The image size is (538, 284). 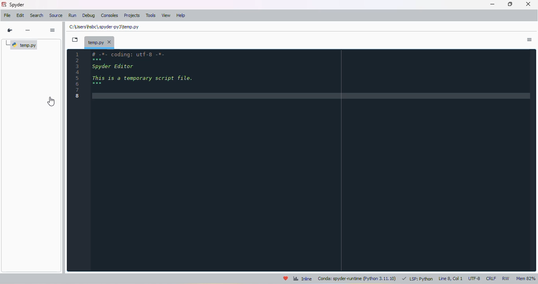 I want to click on CRLF, so click(x=491, y=279).